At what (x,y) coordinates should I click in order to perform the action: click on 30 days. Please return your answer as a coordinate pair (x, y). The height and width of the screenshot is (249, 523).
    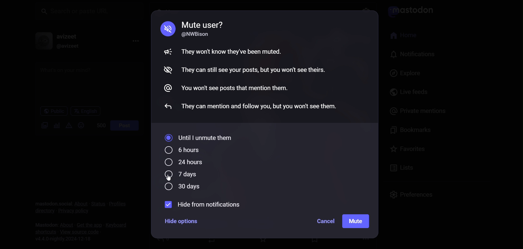
    Looking at the image, I should click on (183, 188).